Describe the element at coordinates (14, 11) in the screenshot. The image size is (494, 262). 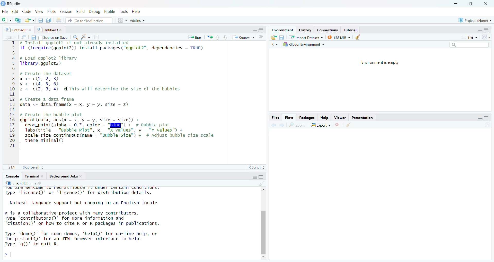
I see `Edit` at that location.